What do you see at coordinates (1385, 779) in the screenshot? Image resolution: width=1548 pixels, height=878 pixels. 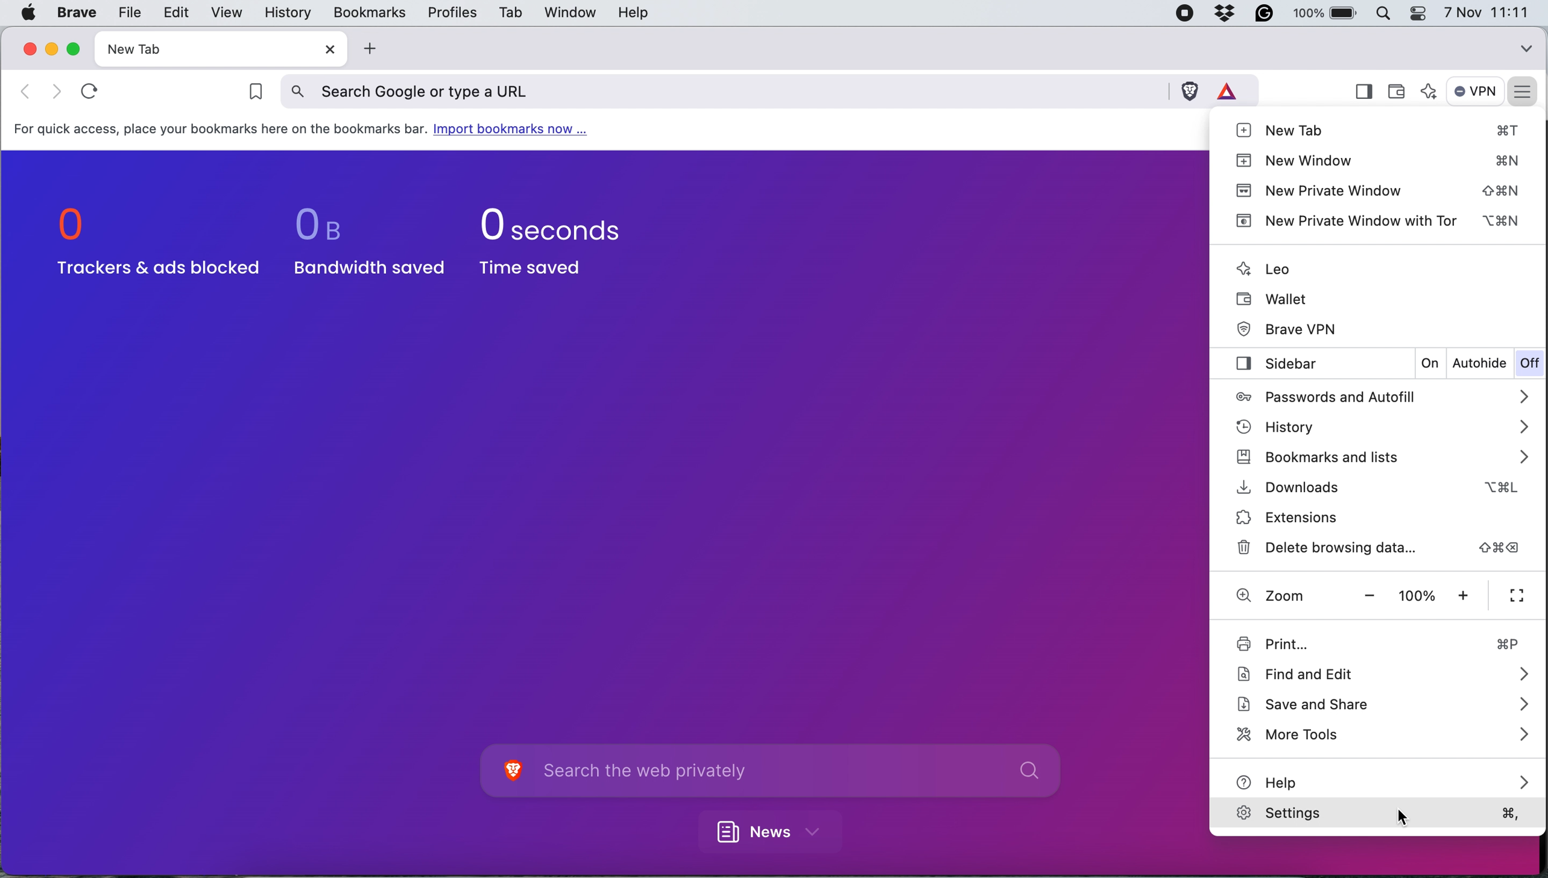 I see `help` at bounding box center [1385, 779].